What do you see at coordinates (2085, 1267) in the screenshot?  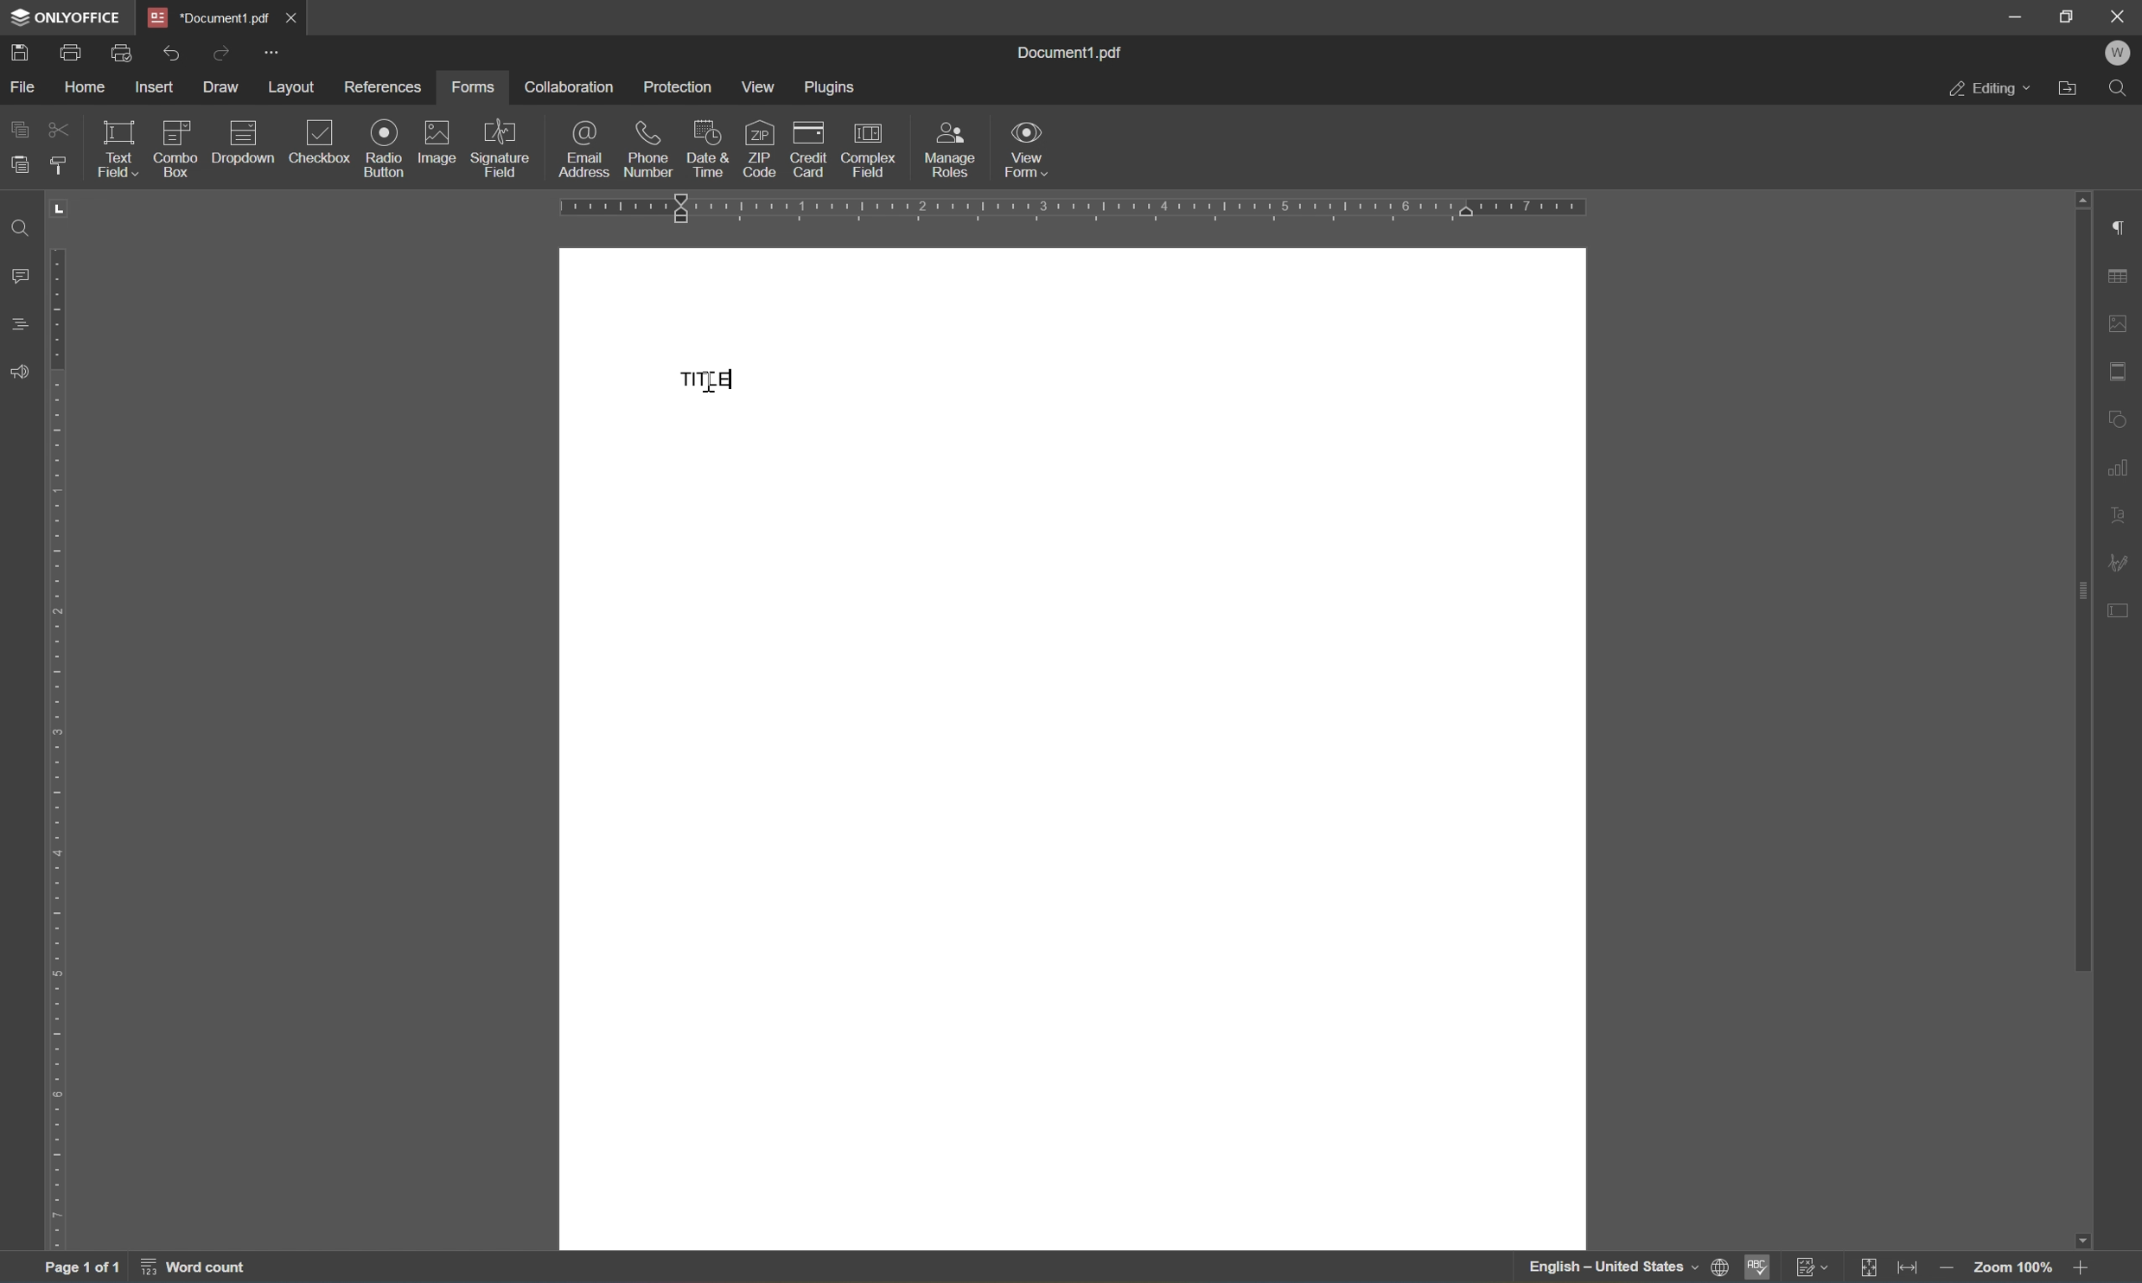 I see `Zoom in` at bounding box center [2085, 1267].